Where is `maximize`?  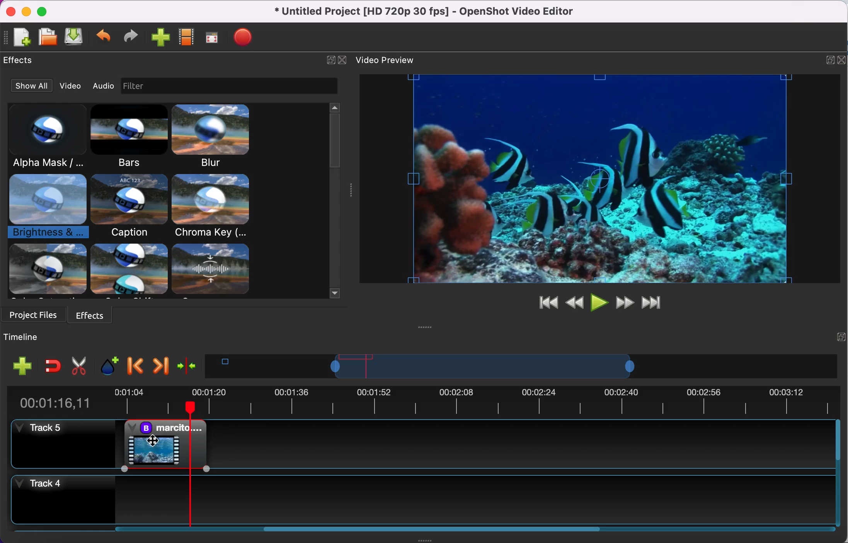
maximize is located at coordinates (44, 10).